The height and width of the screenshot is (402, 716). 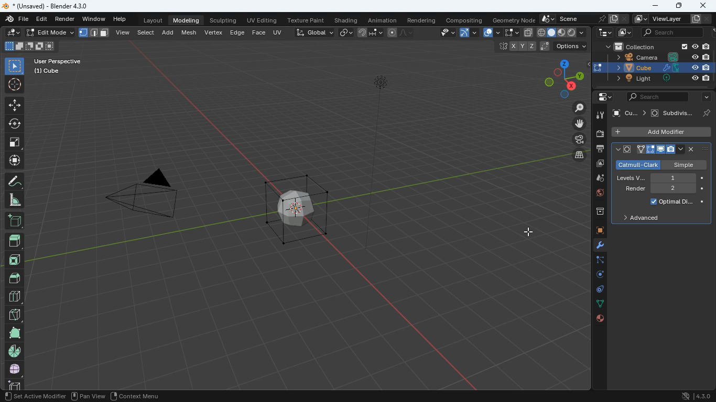 I want to click on advanced, so click(x=642, y=219).